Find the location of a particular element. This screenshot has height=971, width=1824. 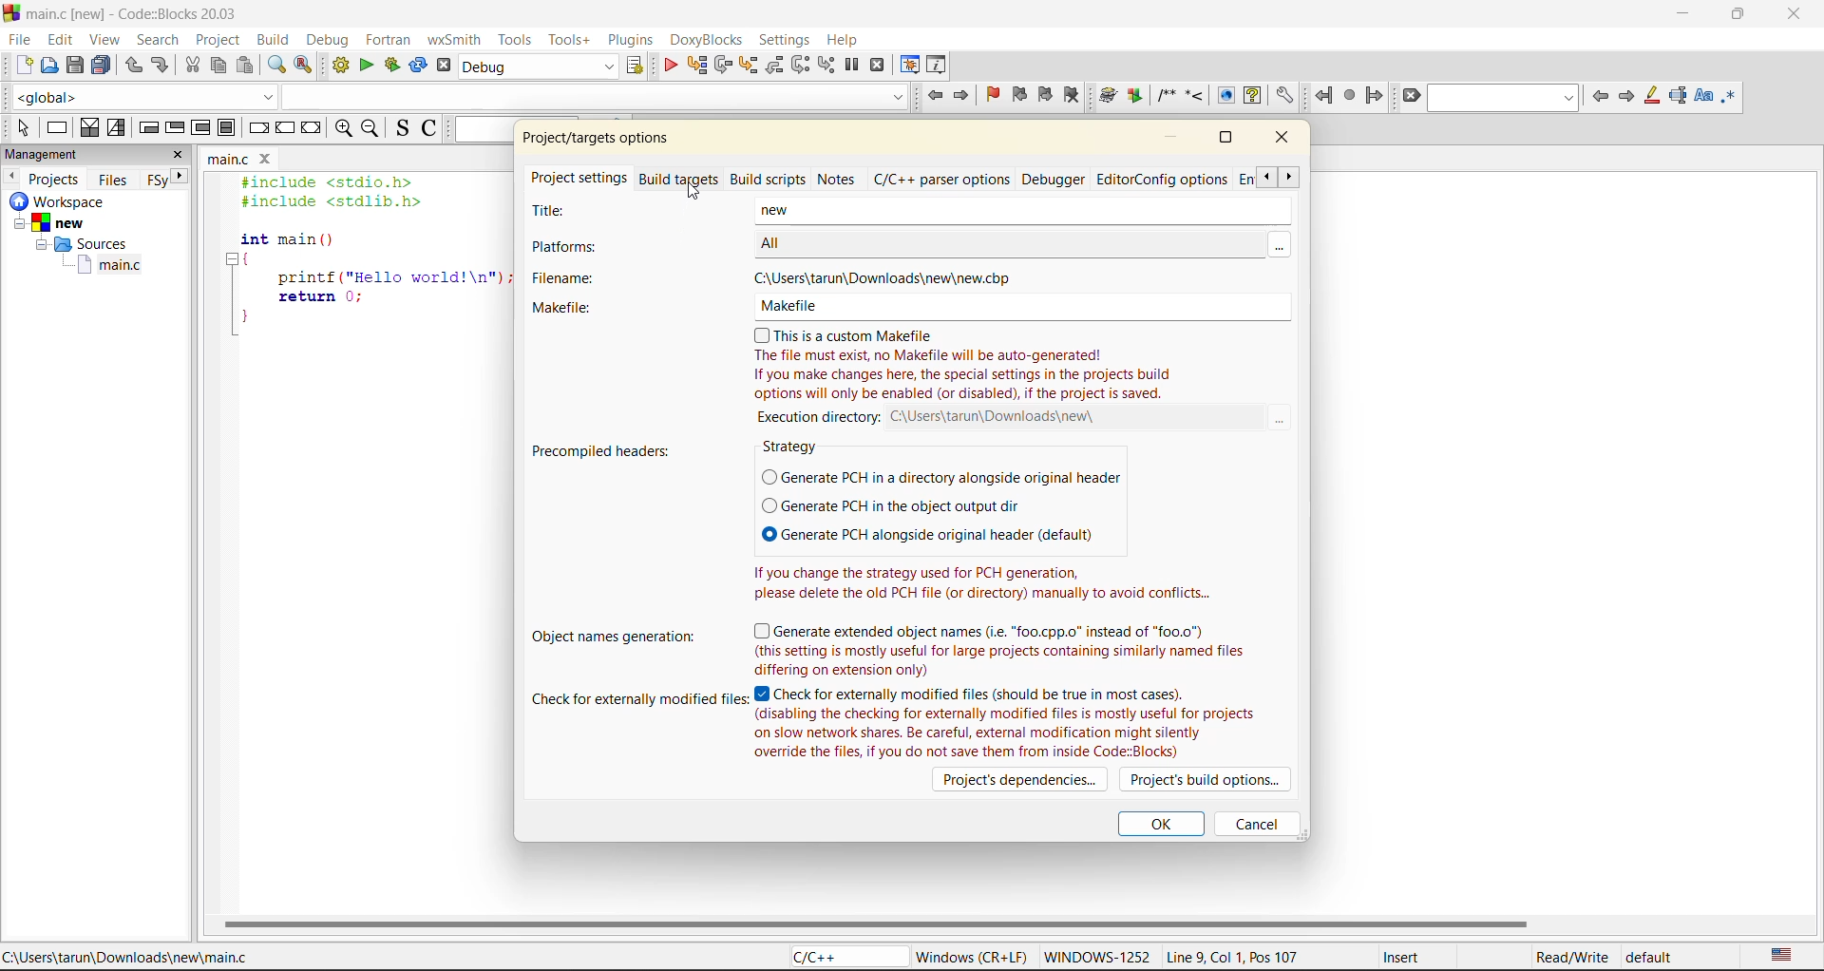

makefile is located at coordinates (581, 307).